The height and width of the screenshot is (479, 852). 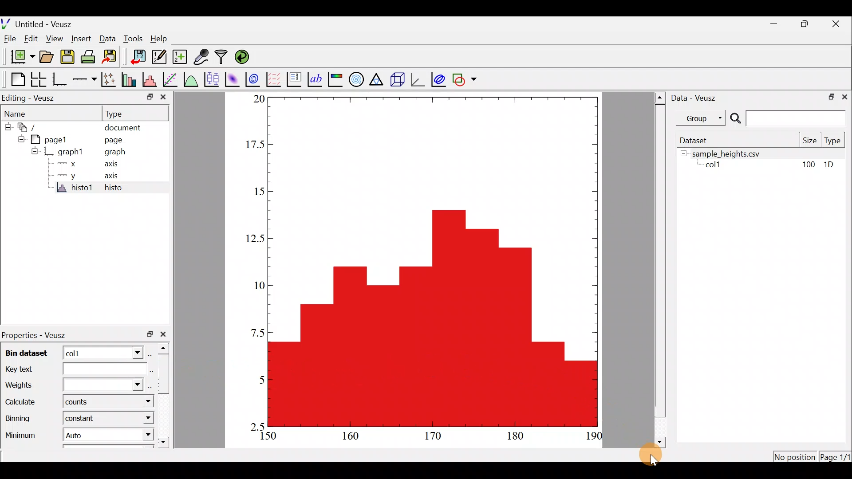 I want to click on Key text, so click(x=67, y=368).